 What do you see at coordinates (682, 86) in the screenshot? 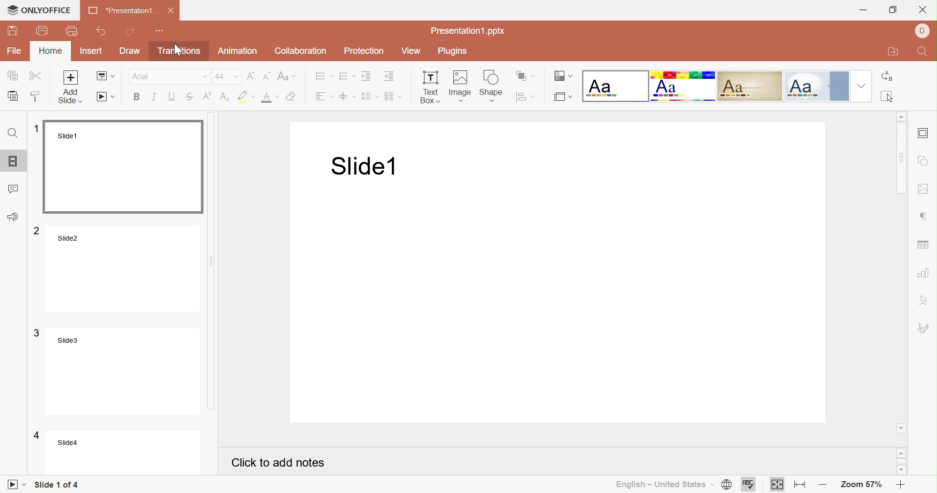
I see `Basic` at bounding box center [682, 86].